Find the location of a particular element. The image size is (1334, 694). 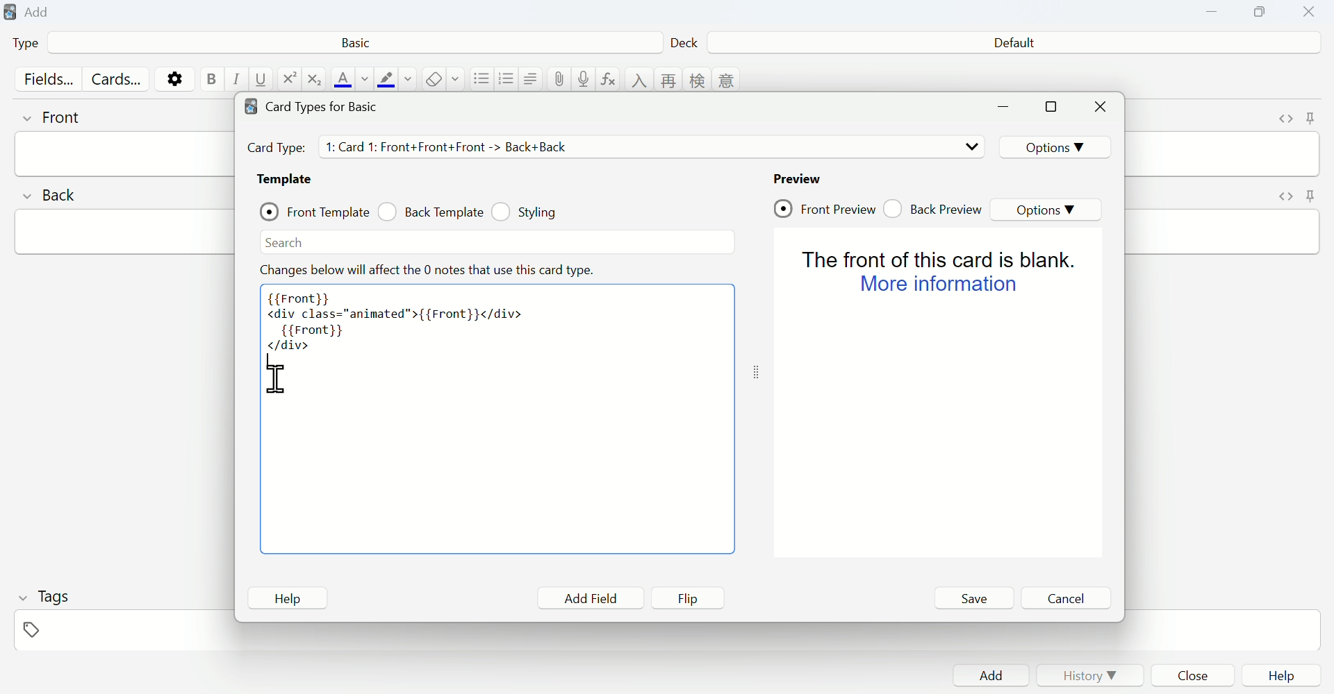

back is located at coordinates (56, 194).